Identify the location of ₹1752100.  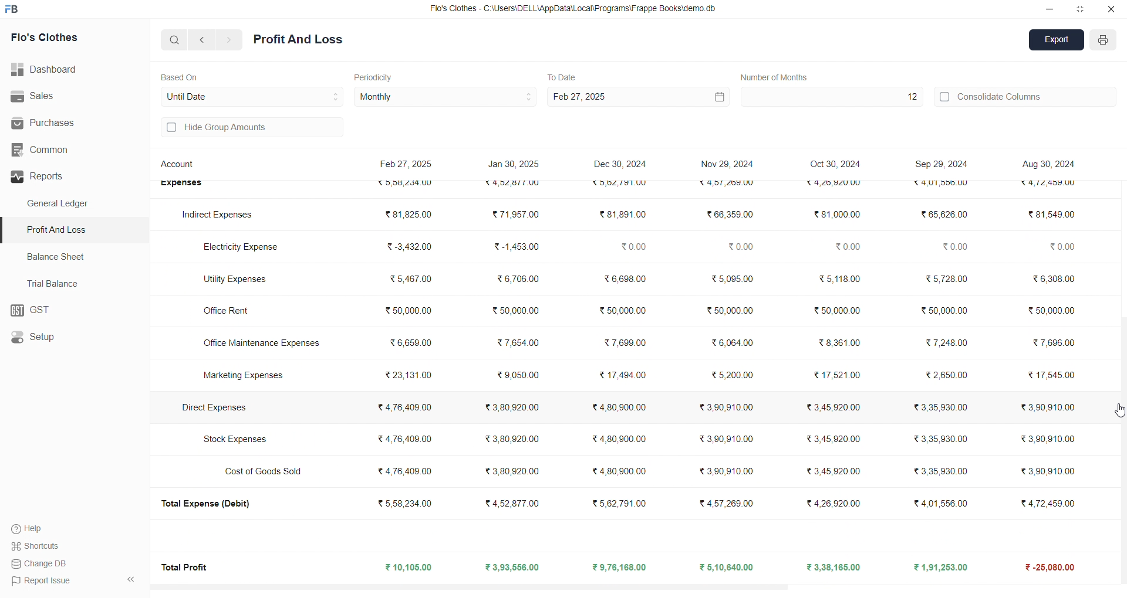
(839, 375).